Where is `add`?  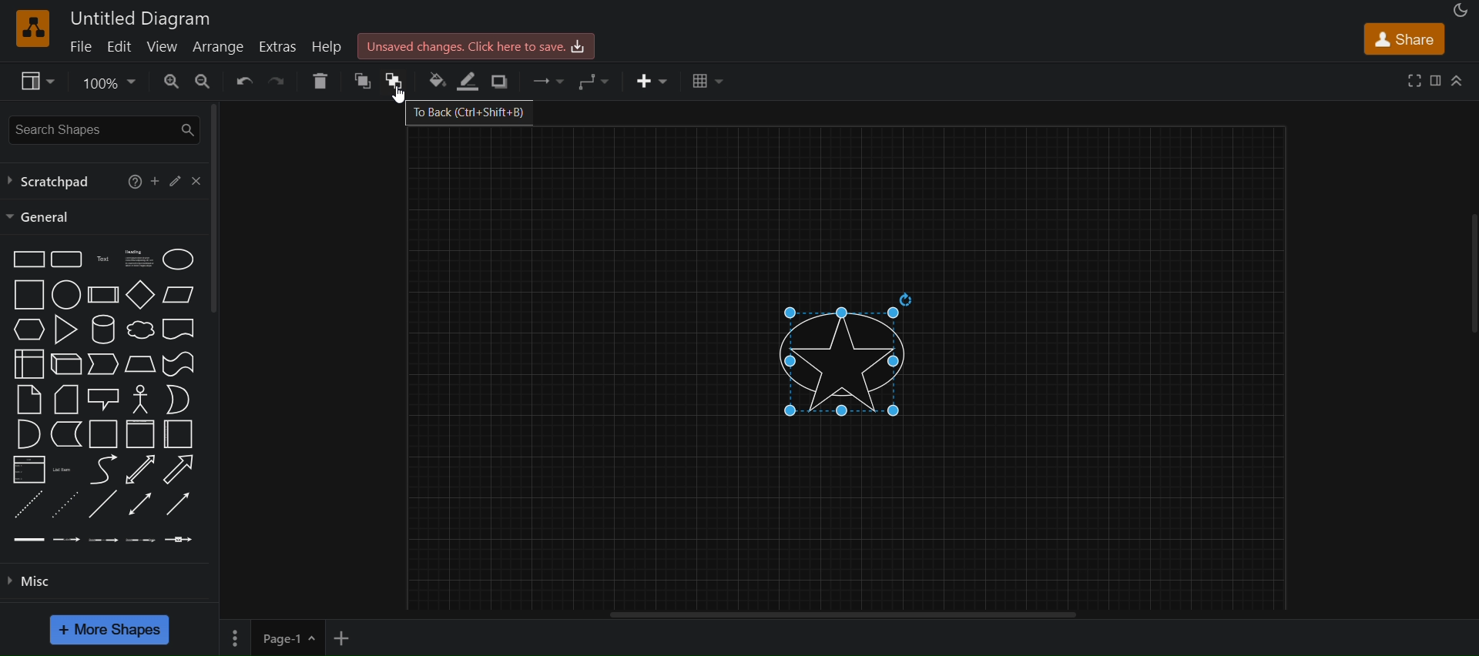
add is located at coordinates (156, 180).